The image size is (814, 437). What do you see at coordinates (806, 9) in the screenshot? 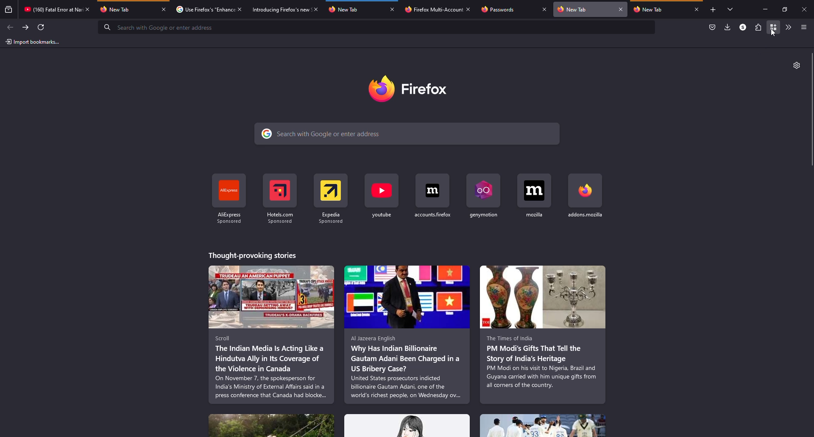
I see `close` at bounding box center [806, 9].